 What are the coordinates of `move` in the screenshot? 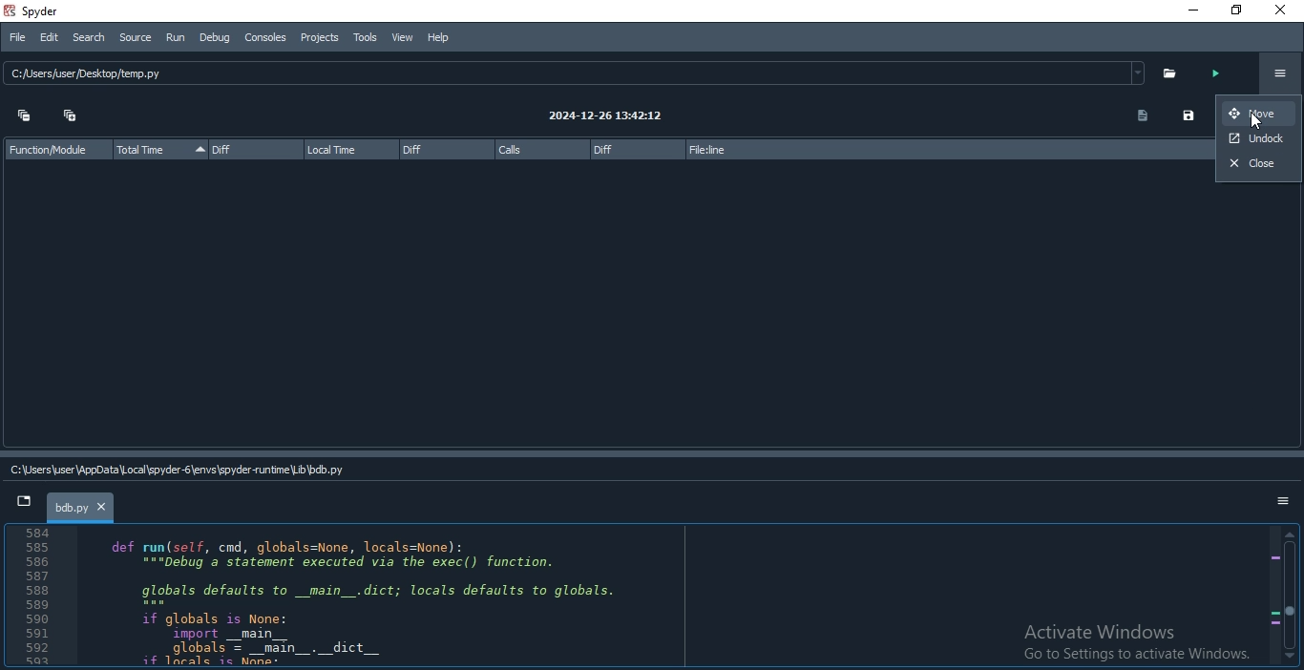 It's located at (1258, 115).